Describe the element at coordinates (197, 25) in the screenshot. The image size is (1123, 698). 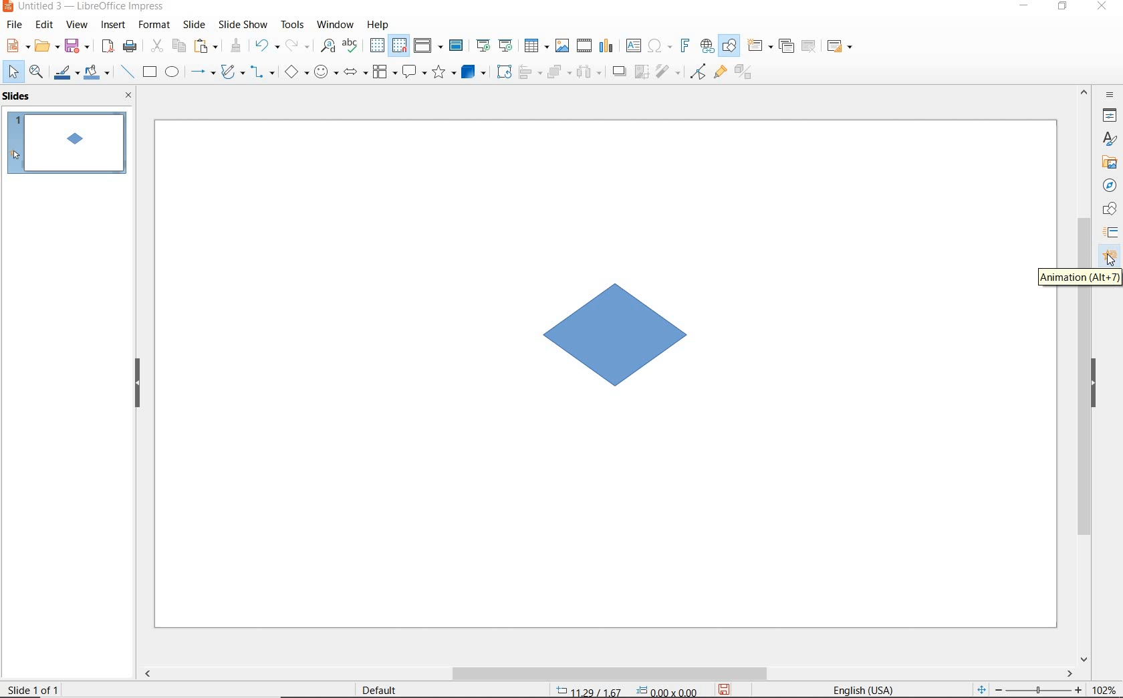
I see `slide` at that location.